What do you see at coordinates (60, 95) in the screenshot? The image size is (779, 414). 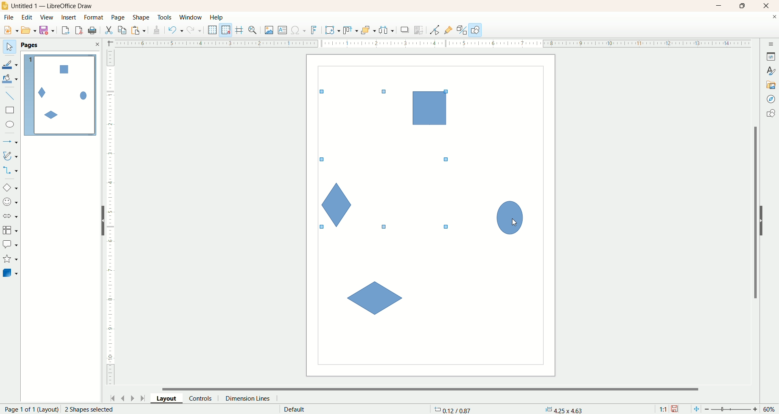 I see `page1` at bounding box center [60, 95].